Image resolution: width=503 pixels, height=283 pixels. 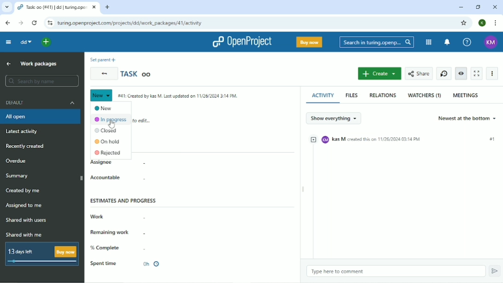 What do you see at coordinates (111, 233) in the screenshot?
I see `Remaining work` at bounding box center [111, 233].